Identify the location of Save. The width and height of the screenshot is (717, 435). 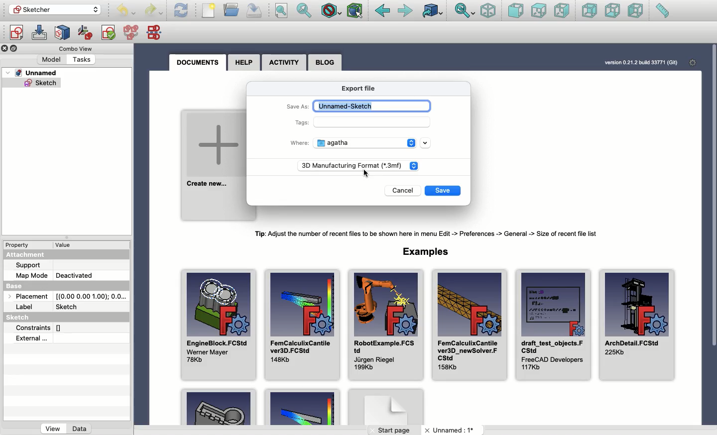
(443, 191).